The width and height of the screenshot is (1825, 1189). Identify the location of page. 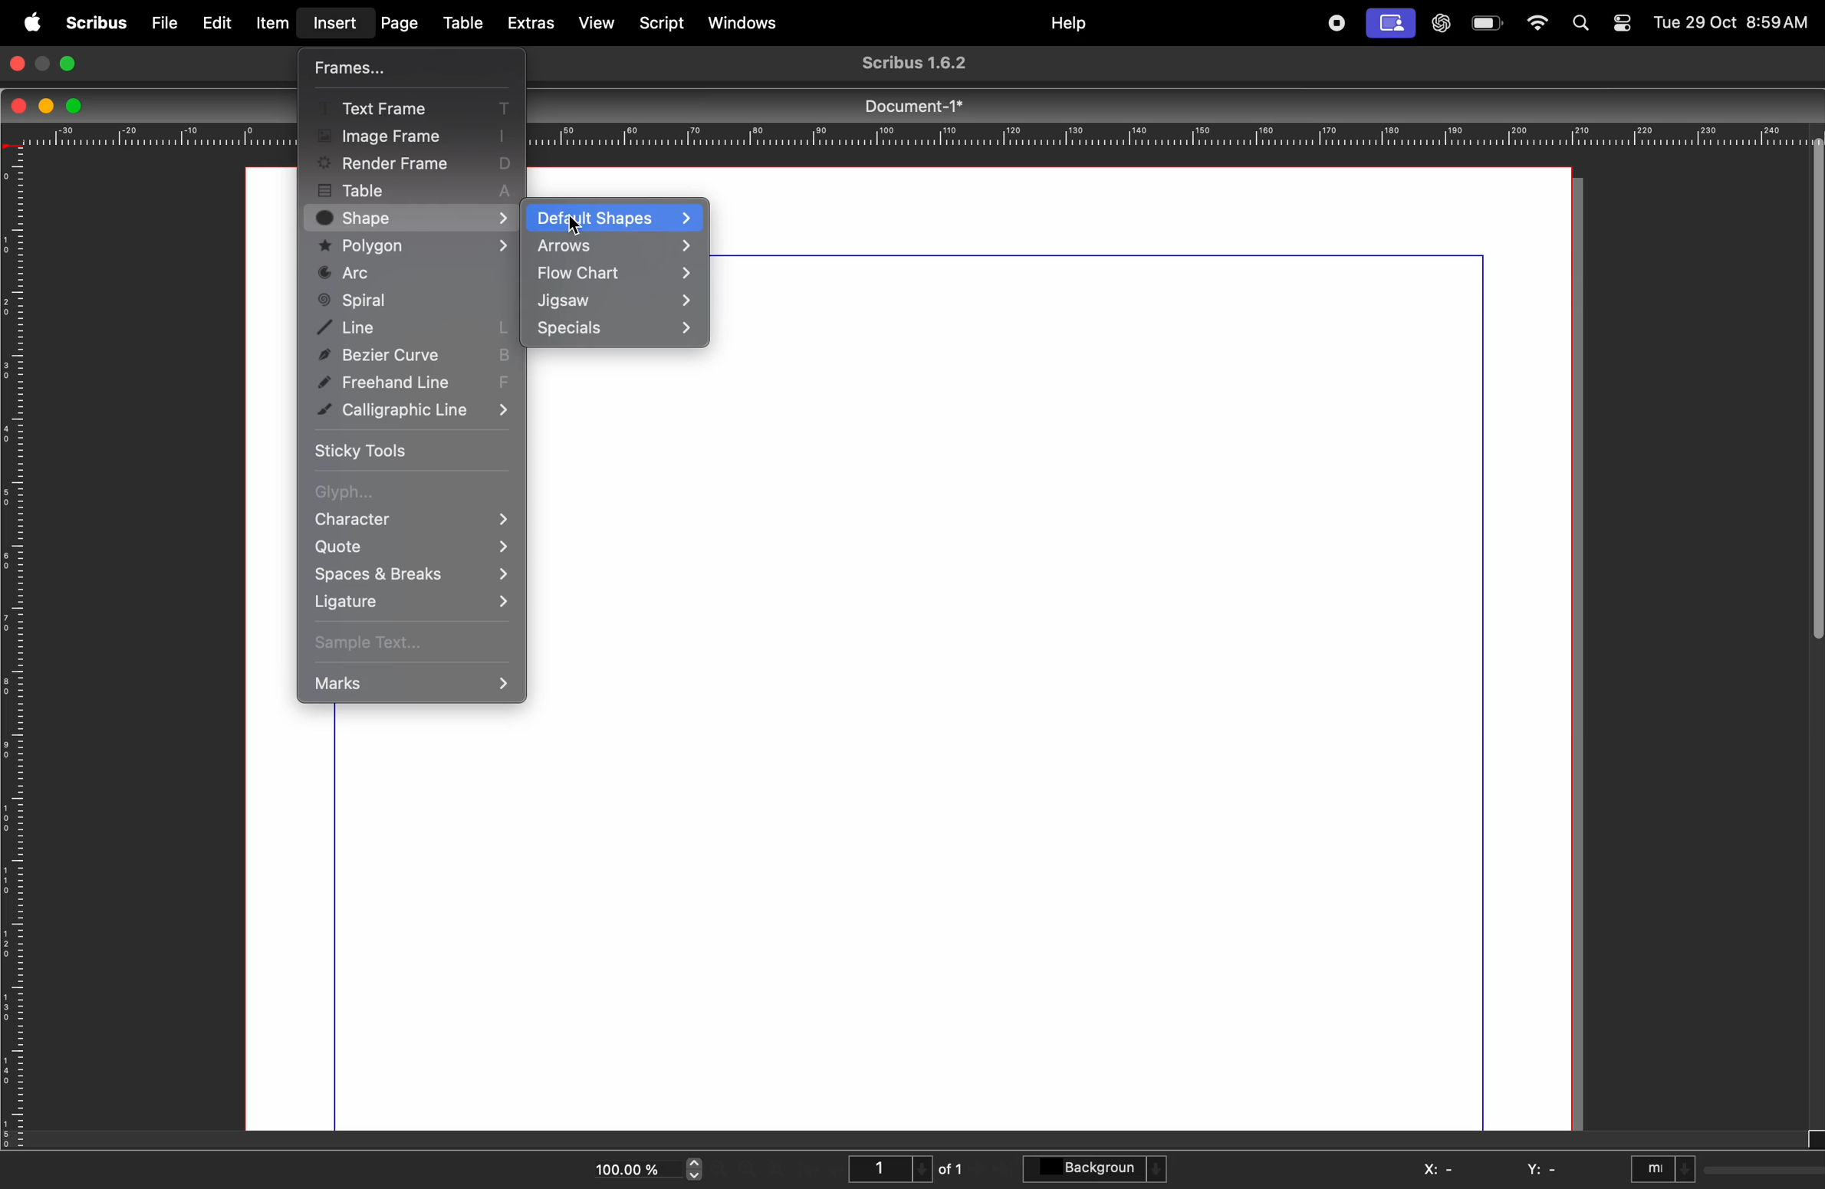
(399, 21).